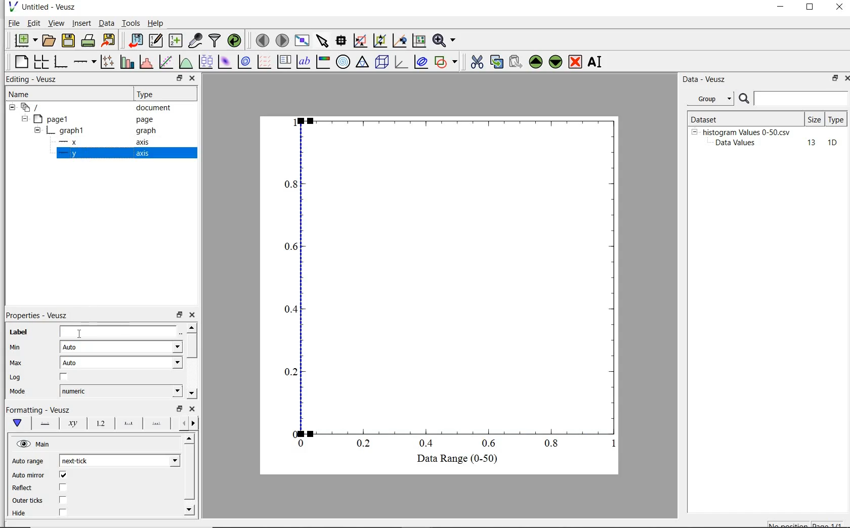 The image size is (850, 528). What do you see at coordinates (810, 8) in the screenshot?
I see `restore down` at bounding box center [810, 8].